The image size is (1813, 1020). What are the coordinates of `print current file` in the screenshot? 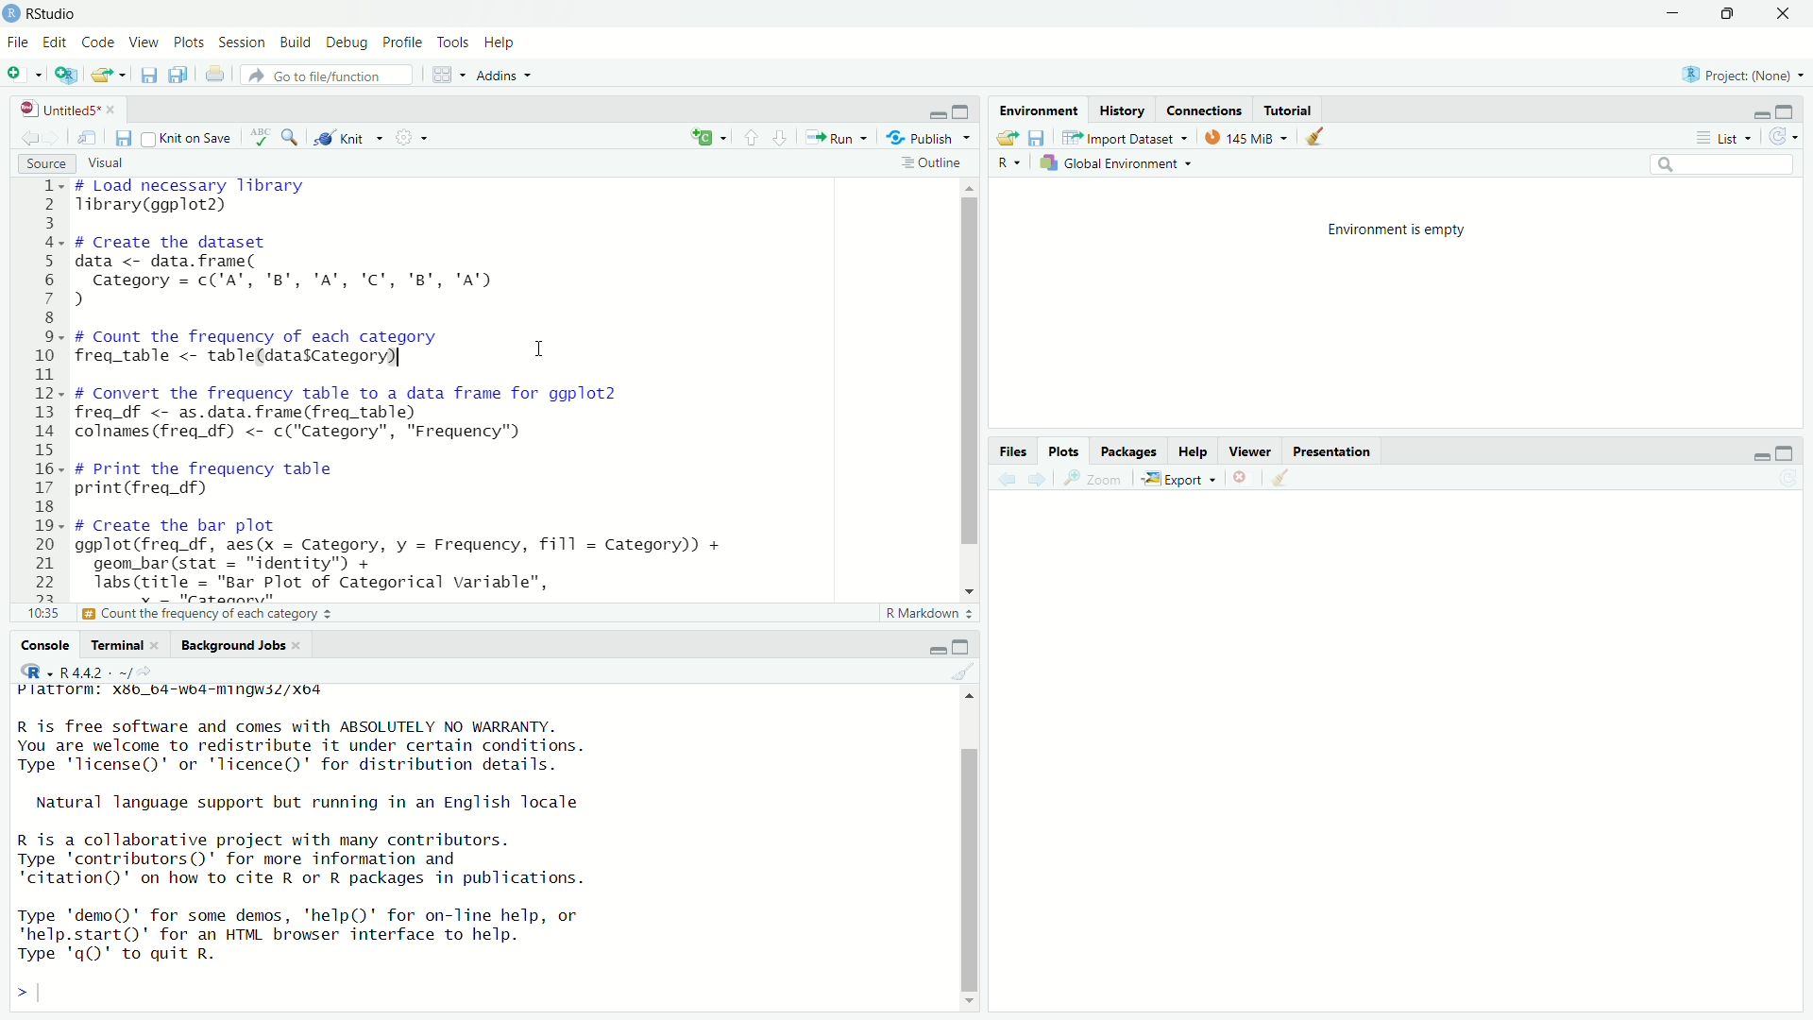 It's located at (218, 76).